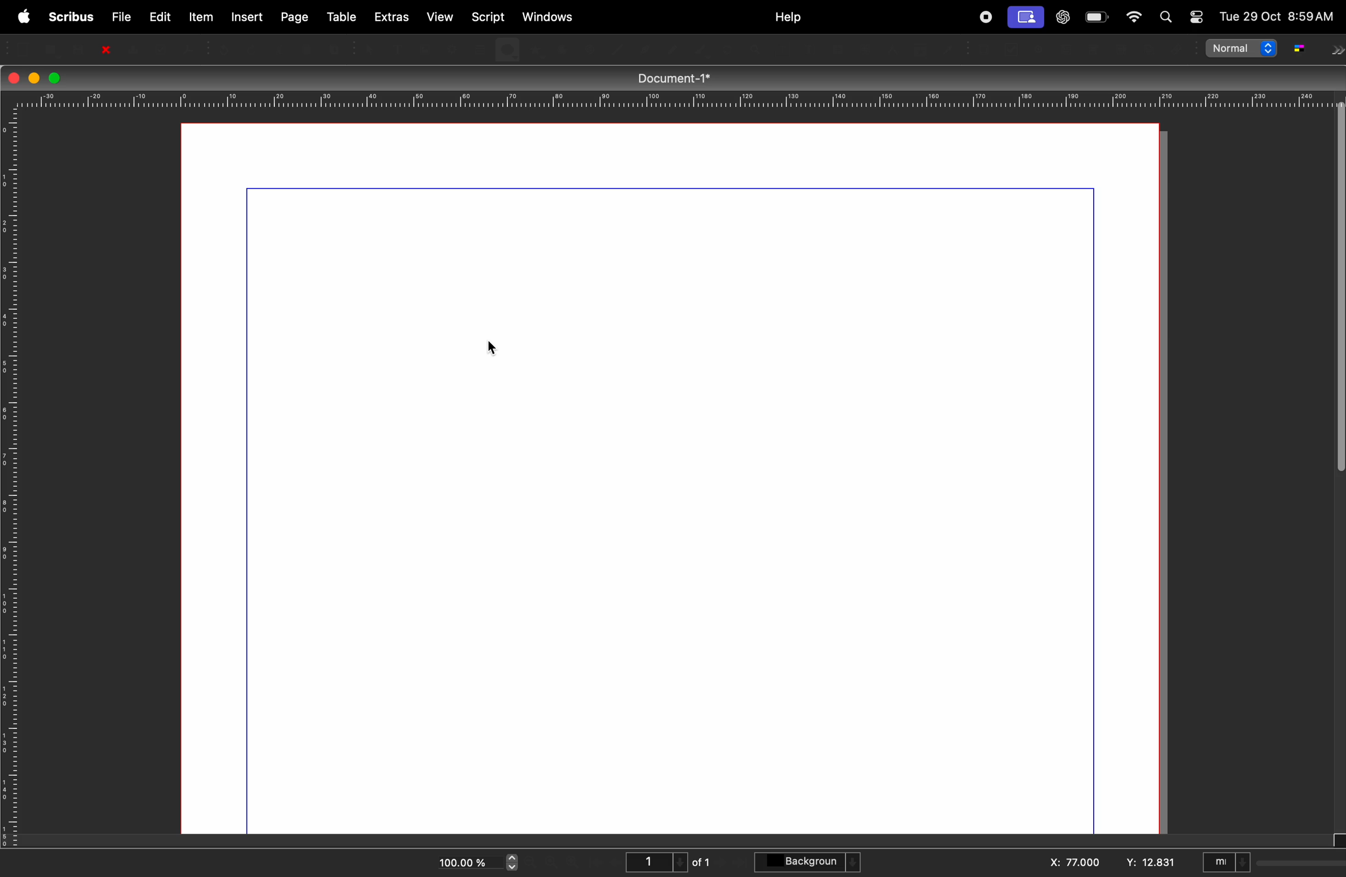  What do you see at coordinates (491, 15) in the screenshot?
I see `script` at bounding box center [491, 15].